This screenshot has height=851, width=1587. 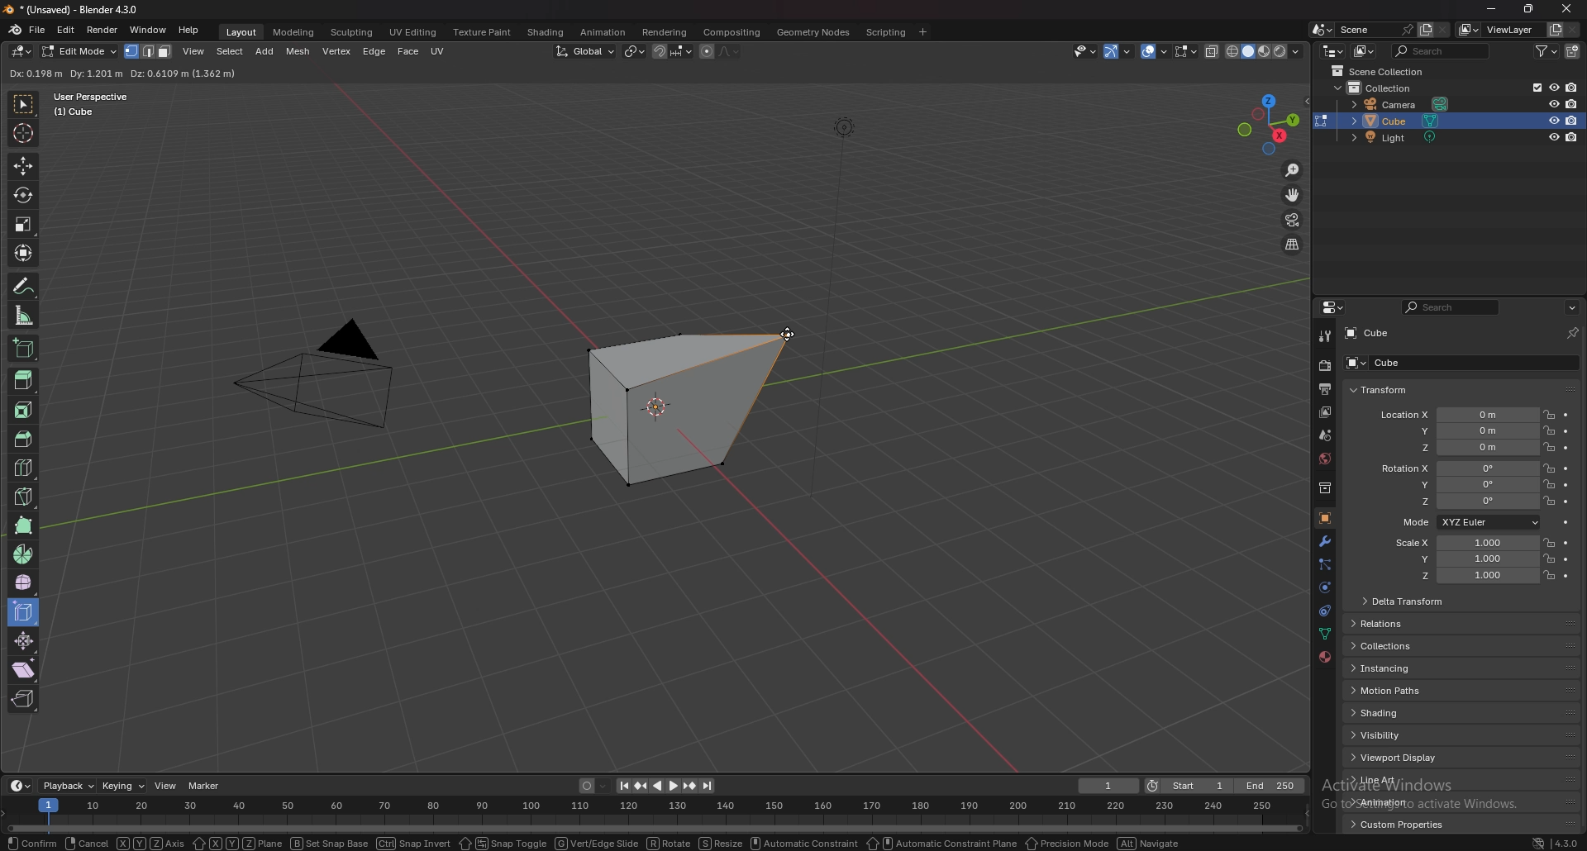 What do you see at coordinates (122, 787) in the screenshot?
I see `keying` at bounding box center [122, 787].